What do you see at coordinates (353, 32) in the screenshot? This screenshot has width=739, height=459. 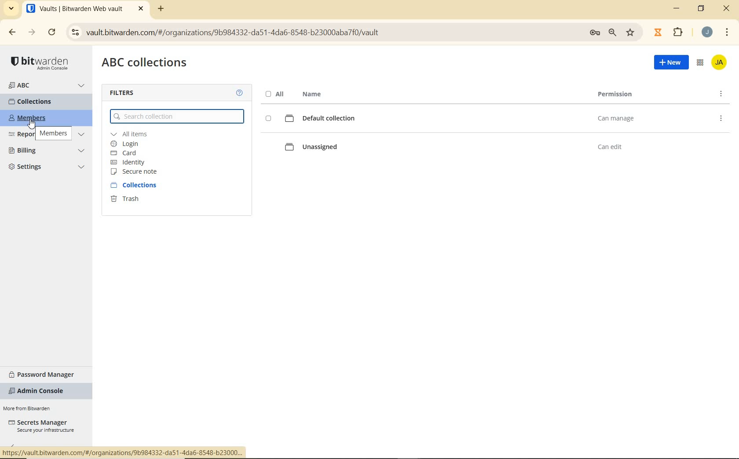 I see `ADDRESS BAR` at bounding box center [353, 32].